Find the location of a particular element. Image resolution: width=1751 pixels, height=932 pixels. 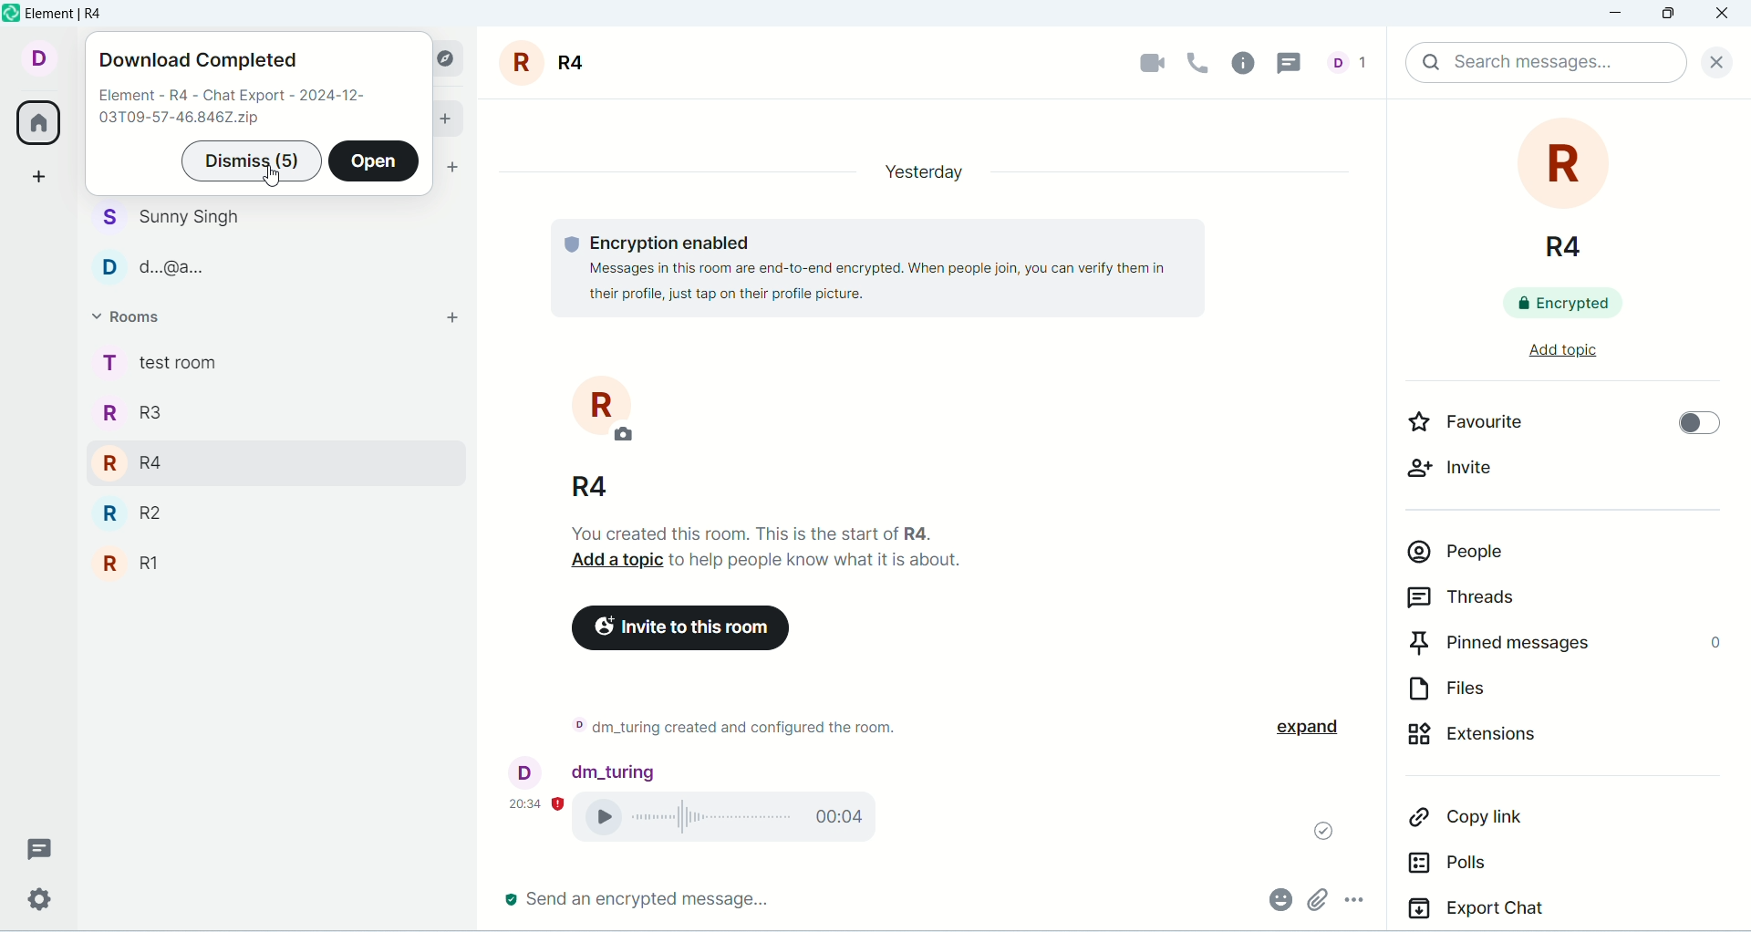

threads is located at coordinates (1529, 601).